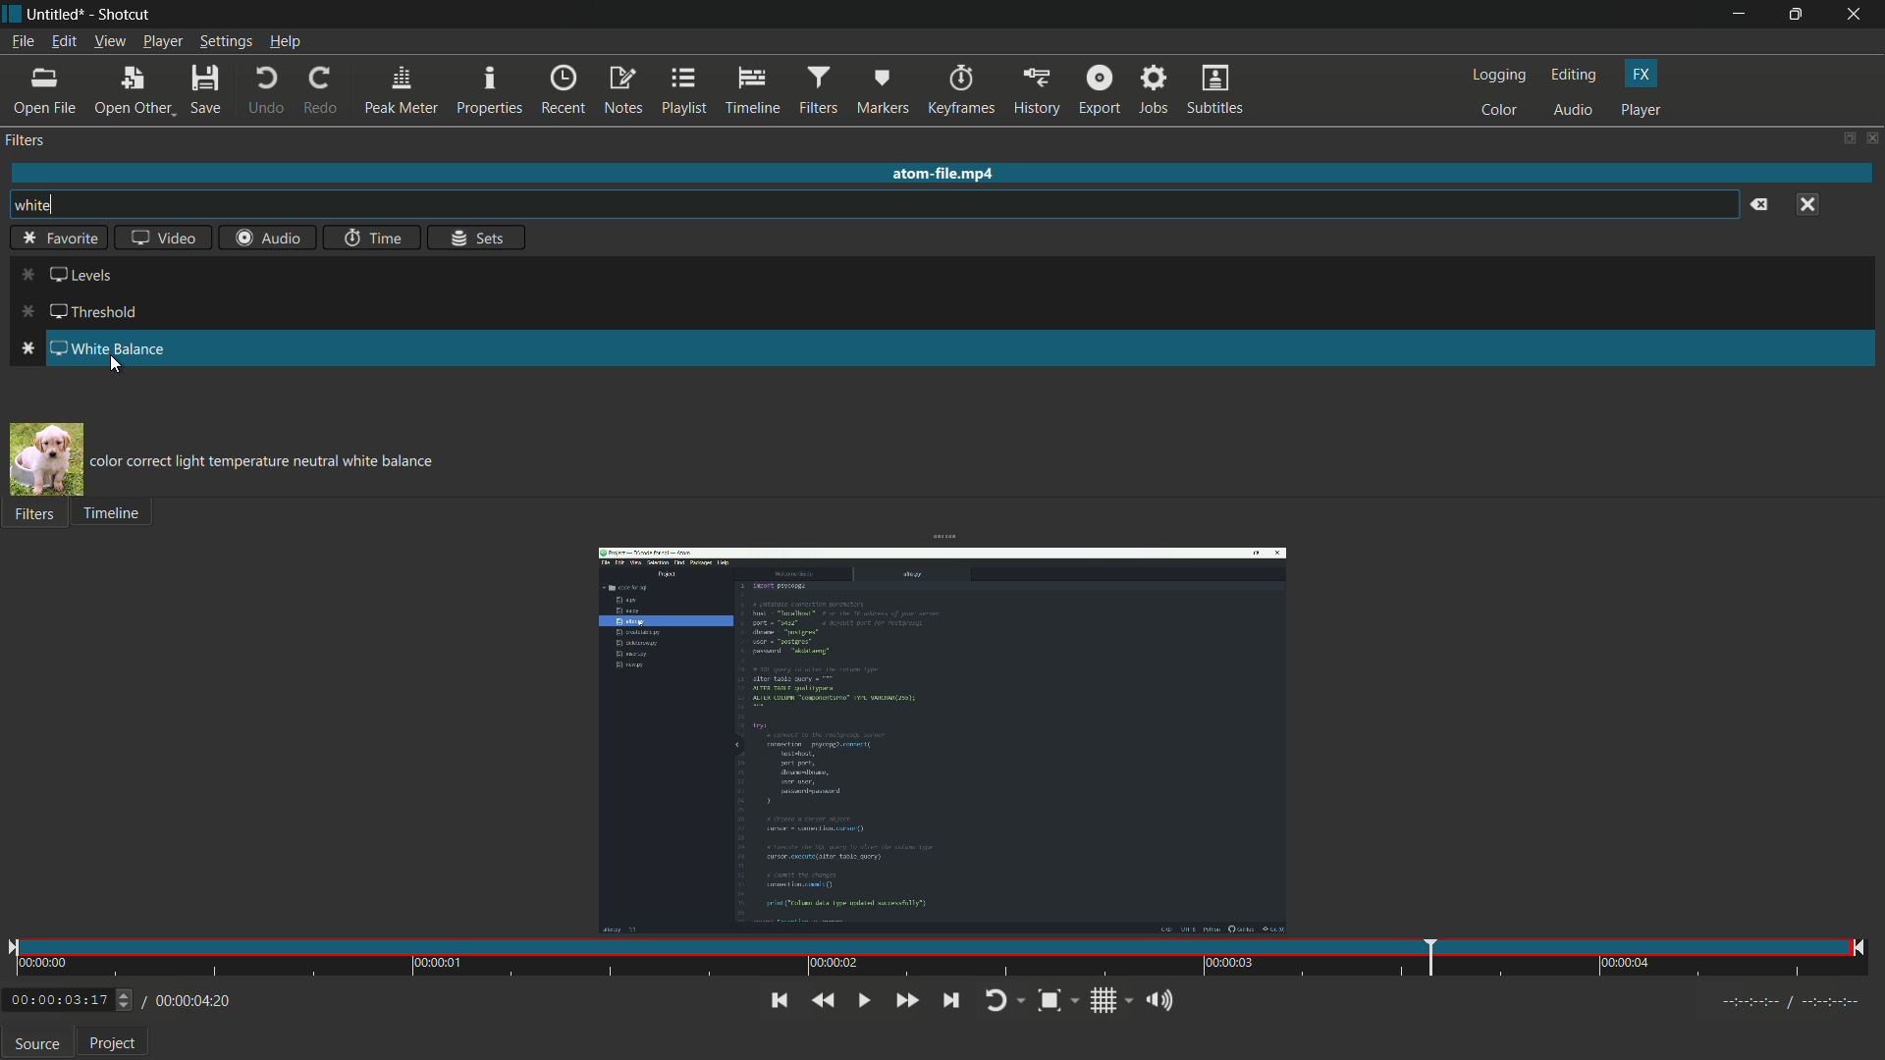 This screenshot has height=1060, width=1885. What do you see at coordinates (322, 87) in the screenshot?
I see `redo` at bounding box center [322, 87].